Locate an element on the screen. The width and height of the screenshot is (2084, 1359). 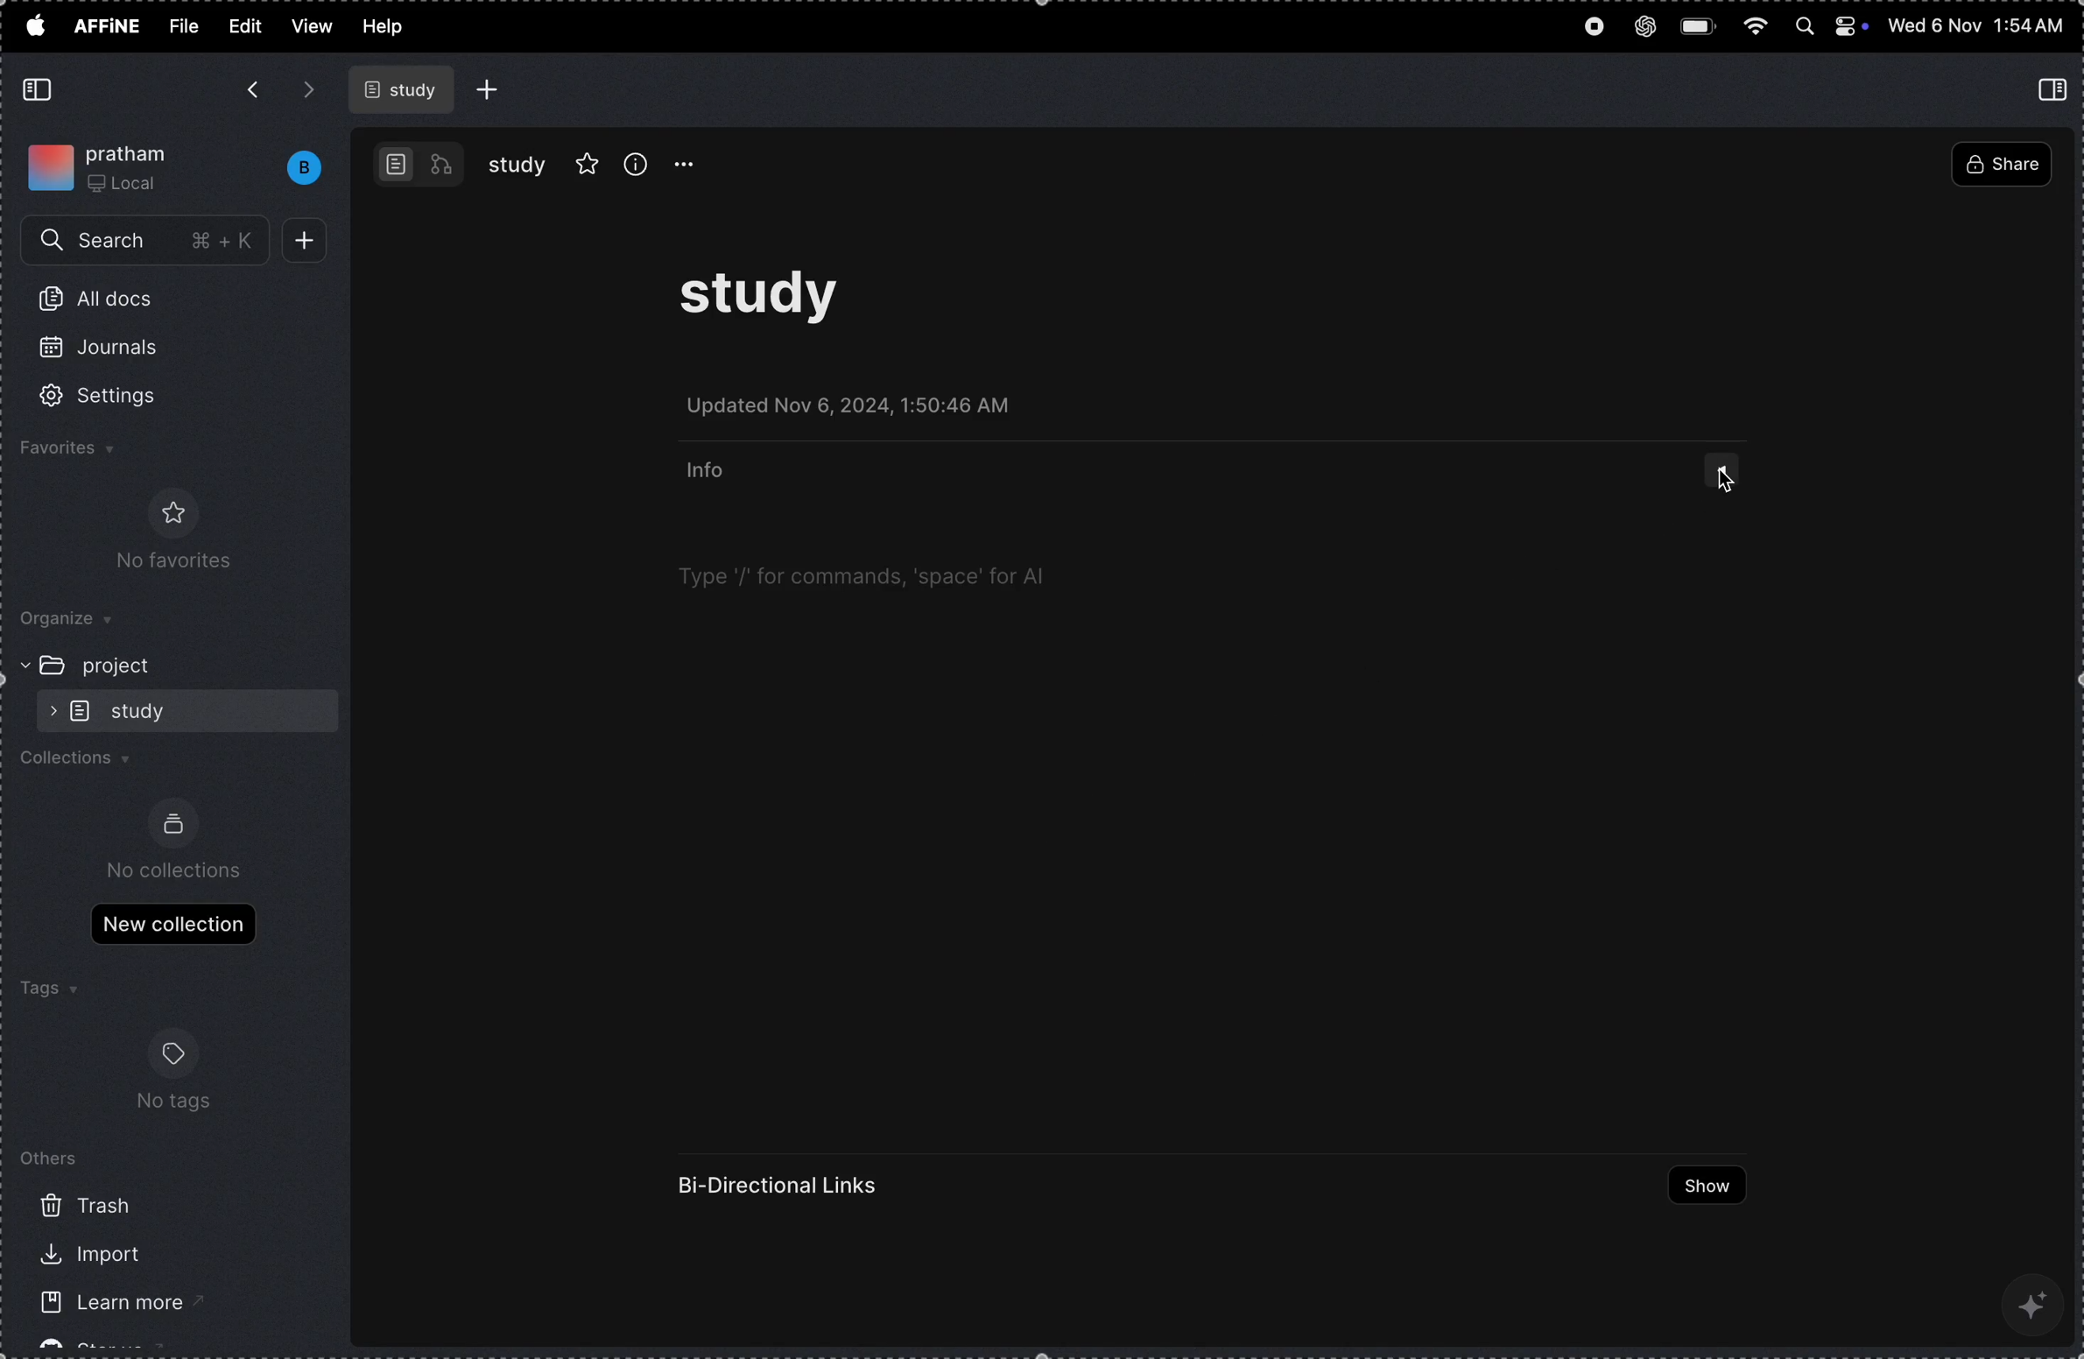
work bench is located at coordinates (419, 163).